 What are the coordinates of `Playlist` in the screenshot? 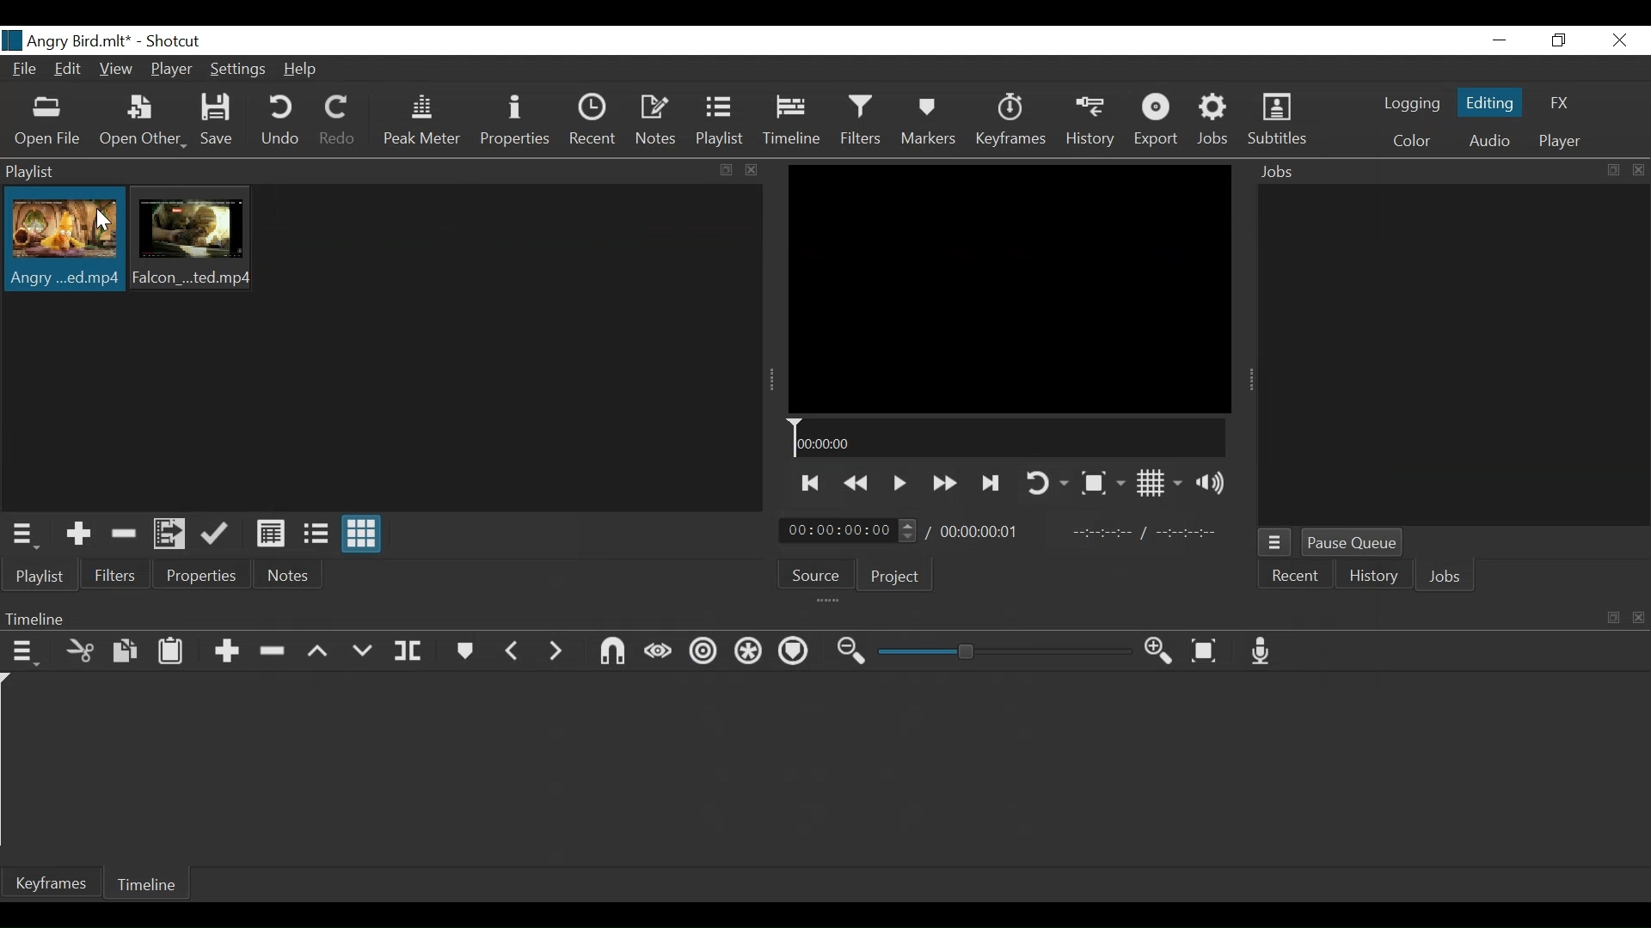 It's located at (40, 577).